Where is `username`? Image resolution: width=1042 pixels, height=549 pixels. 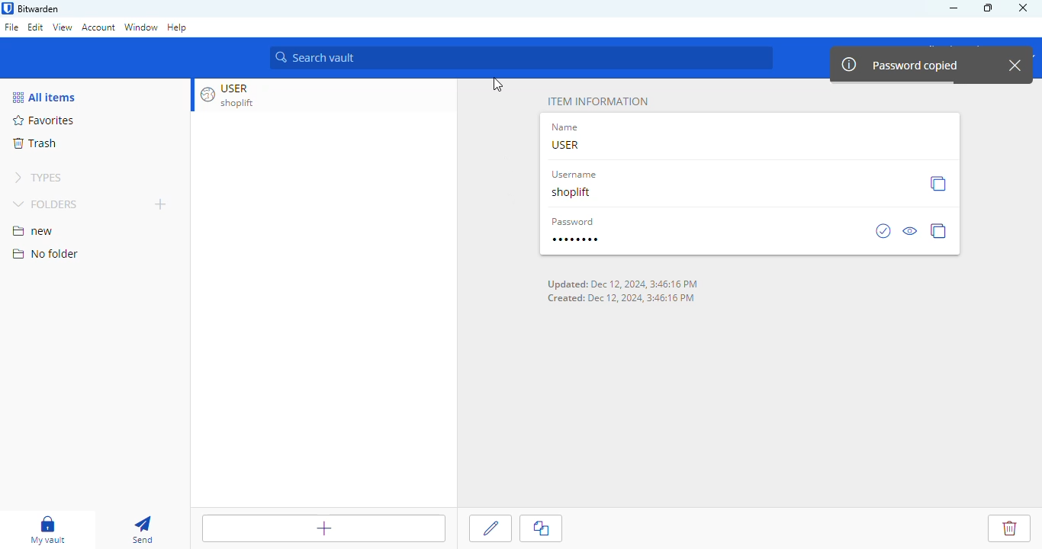 username is located at coordinates (573, 175).